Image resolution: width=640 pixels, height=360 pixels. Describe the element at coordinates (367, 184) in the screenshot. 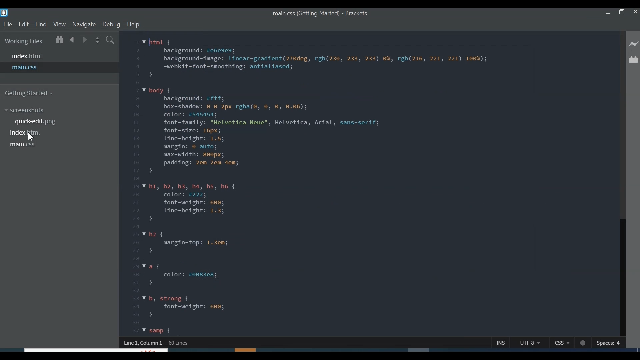

I see `code having JavaScript` at that location.